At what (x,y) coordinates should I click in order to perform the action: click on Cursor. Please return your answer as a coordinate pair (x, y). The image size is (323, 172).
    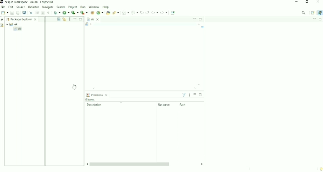
    Looking at the image, I should click on (73, 87).